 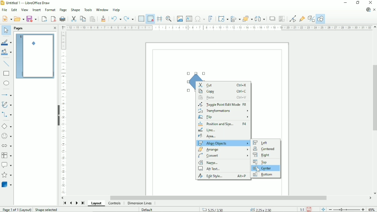 I want to click on Symbol shapes, so click(x=7, y=136).